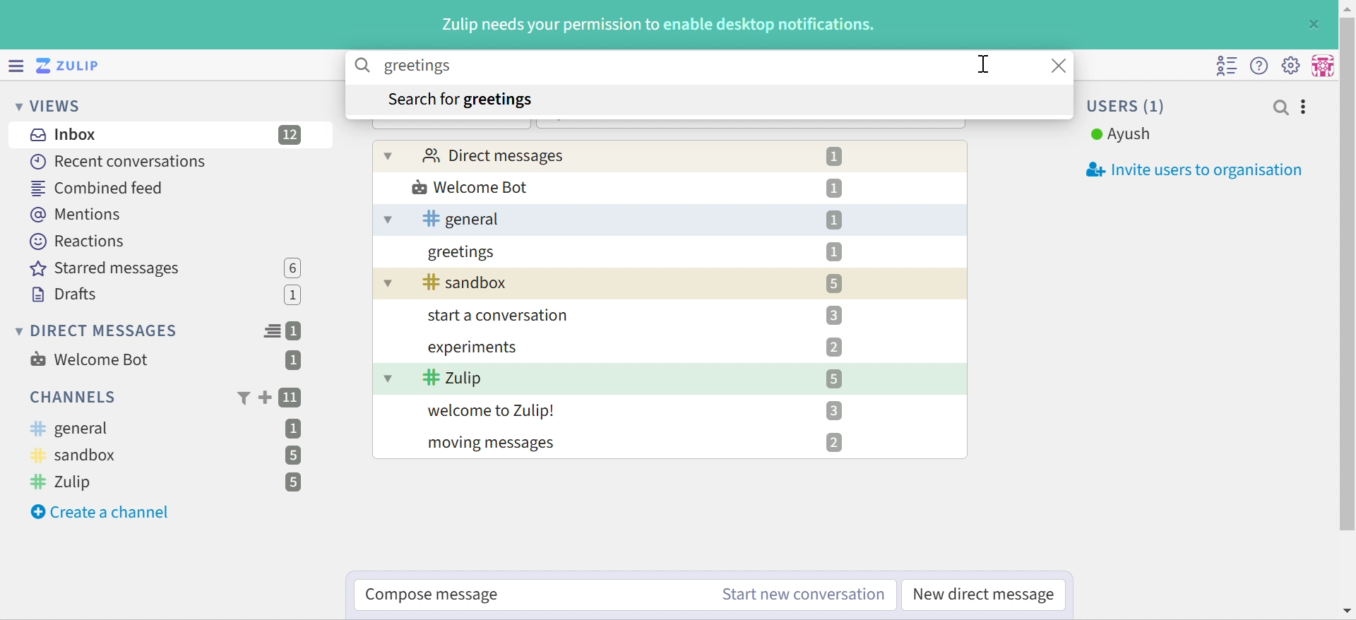  Describe the element at coordinates (1187, 170) in the screenshot. I see `Invite users to organisation` at that location.